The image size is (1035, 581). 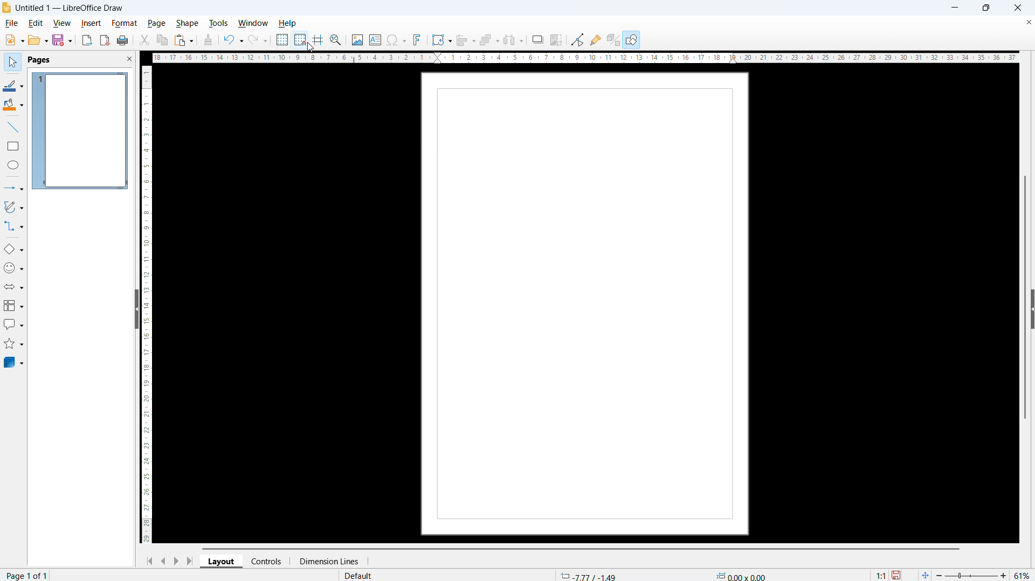 I want to click on Shadow , so click(x=538, y=39).